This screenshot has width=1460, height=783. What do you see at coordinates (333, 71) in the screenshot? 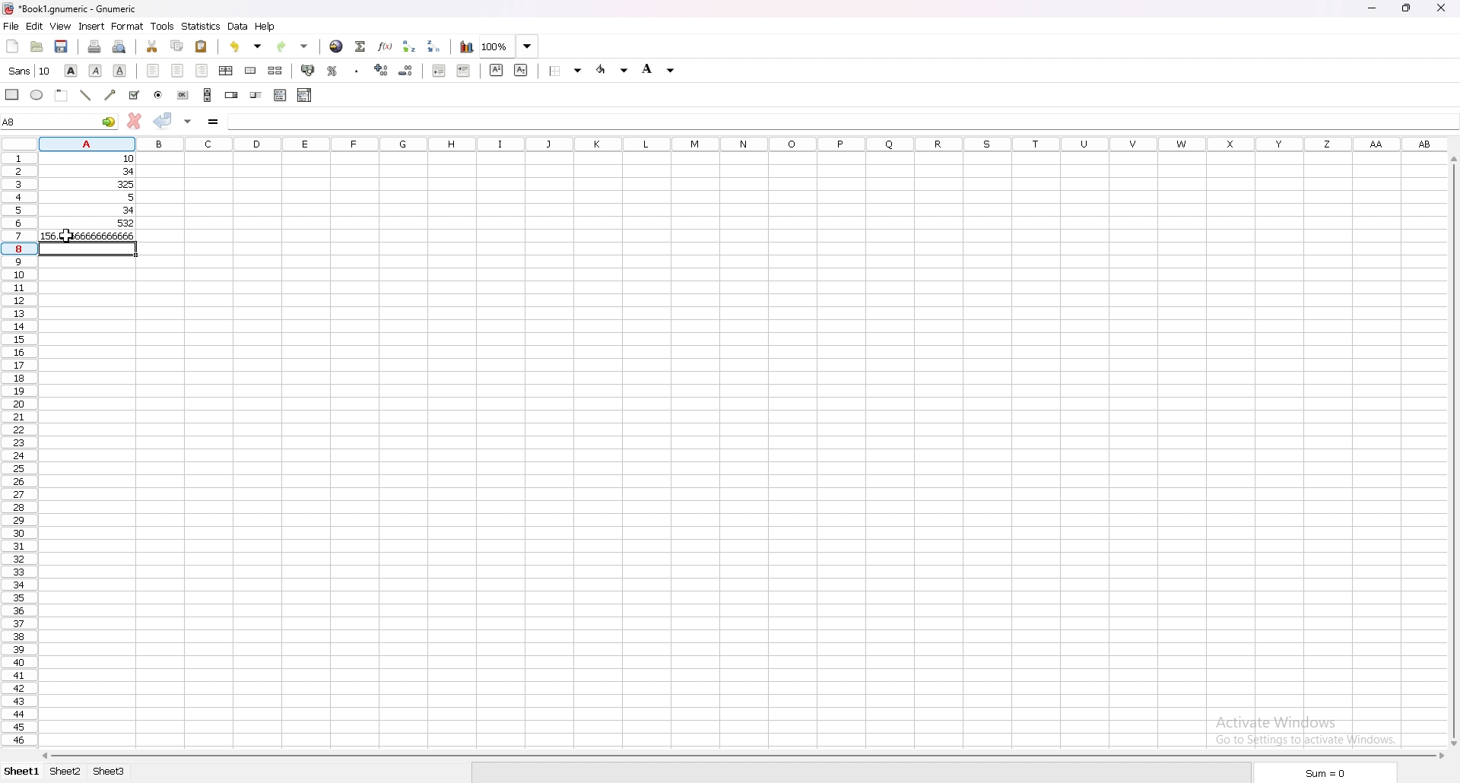
I see `percentage` at bounding box center [333, 71].